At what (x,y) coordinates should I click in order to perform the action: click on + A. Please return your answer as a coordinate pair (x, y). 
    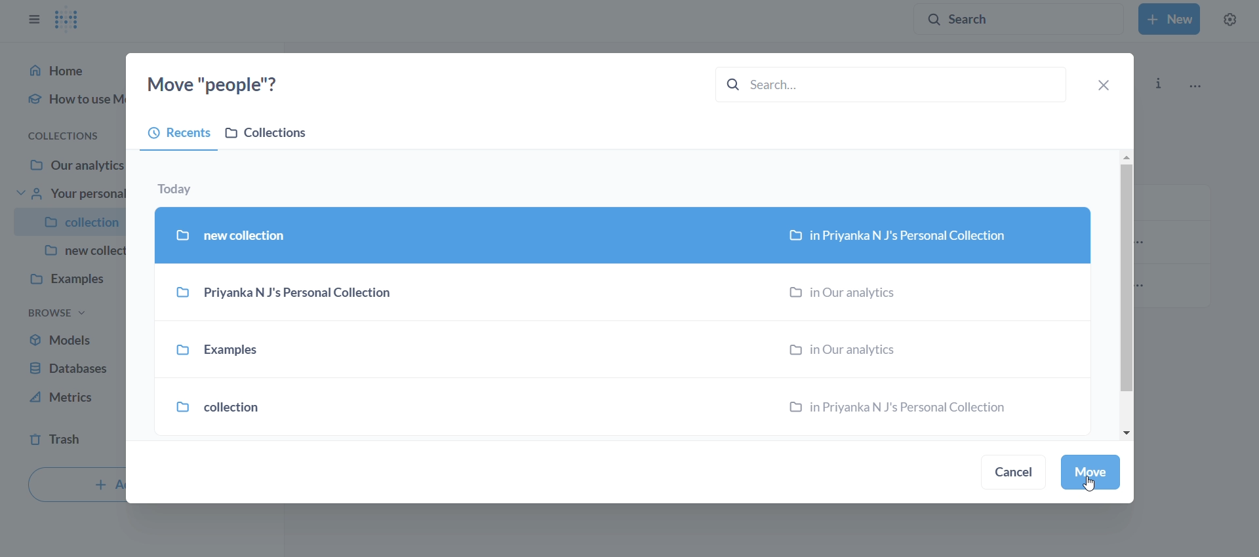
    Looking at the image, I should click on (82, 484).